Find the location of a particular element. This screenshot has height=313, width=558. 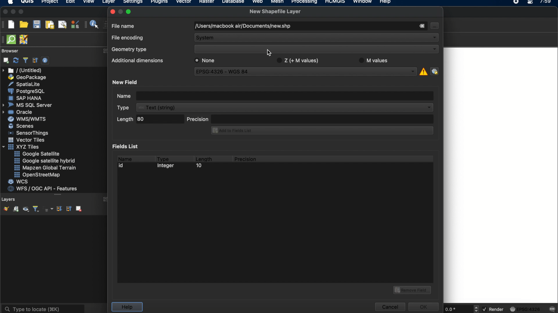

new project is located at coordinates (11, 24).